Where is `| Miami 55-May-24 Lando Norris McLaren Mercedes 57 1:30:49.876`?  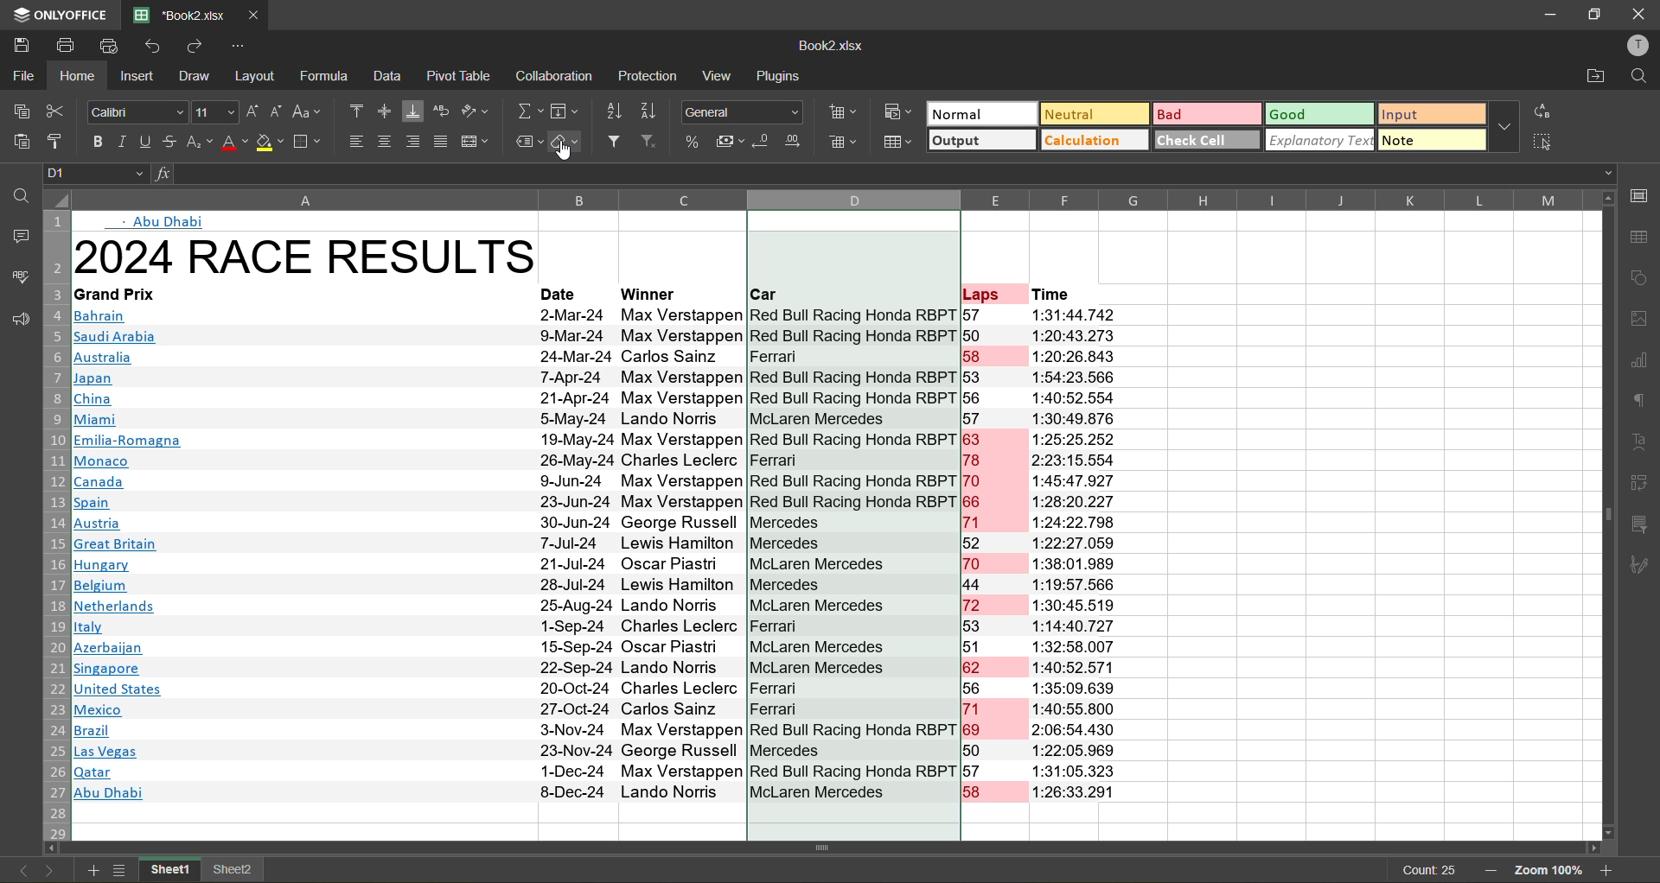 | Miami 55-May-24 Lando Norris McLaren Mercedes 57 1:30:49.876 is located at coordinates (603, 419).